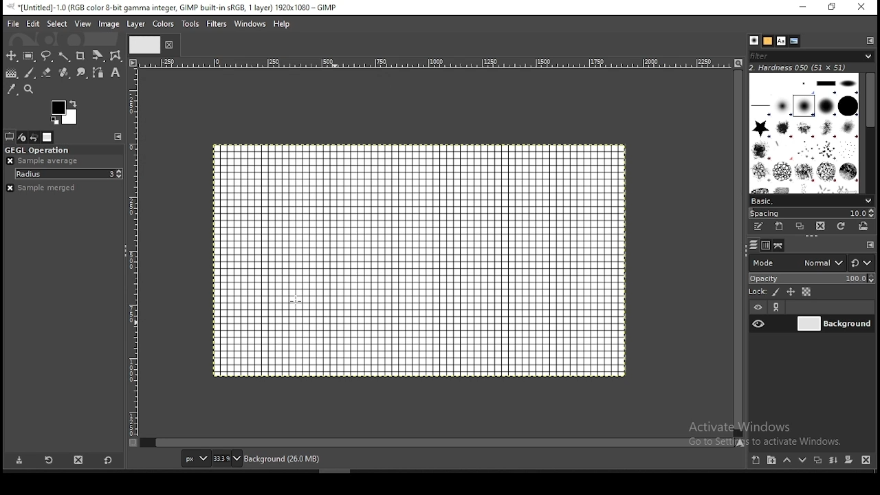 This screenshot has width=880, height=495. I want to click on paths, so click(781, 246).